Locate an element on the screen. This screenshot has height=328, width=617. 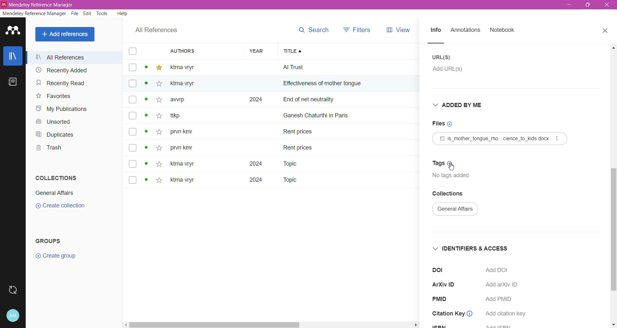
Account and Help is located at coordinates (13, 316).